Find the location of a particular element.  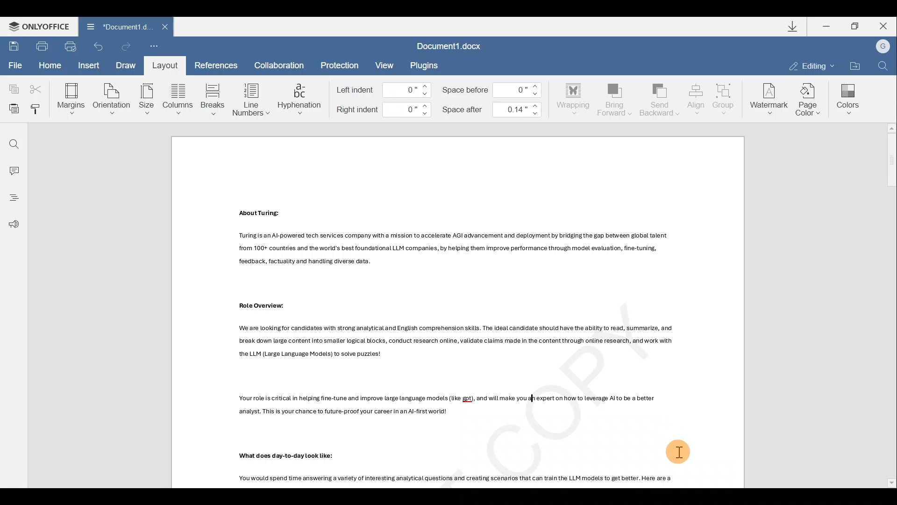

Find is located at coordinates (13, 141).